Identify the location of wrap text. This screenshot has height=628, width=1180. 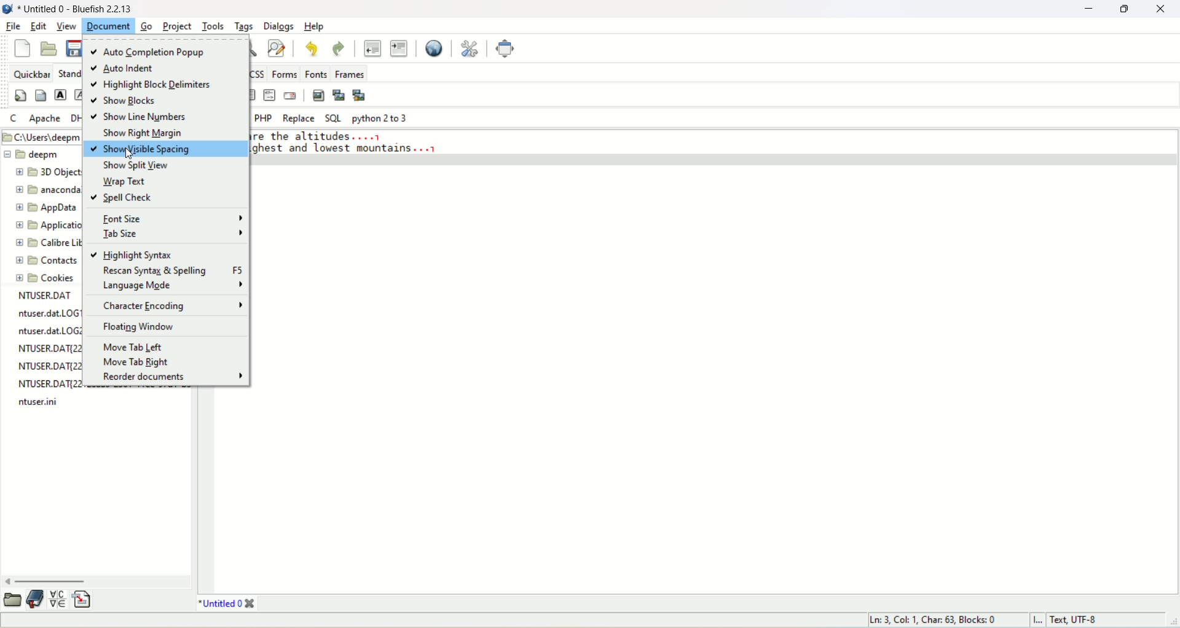
(122, 182).